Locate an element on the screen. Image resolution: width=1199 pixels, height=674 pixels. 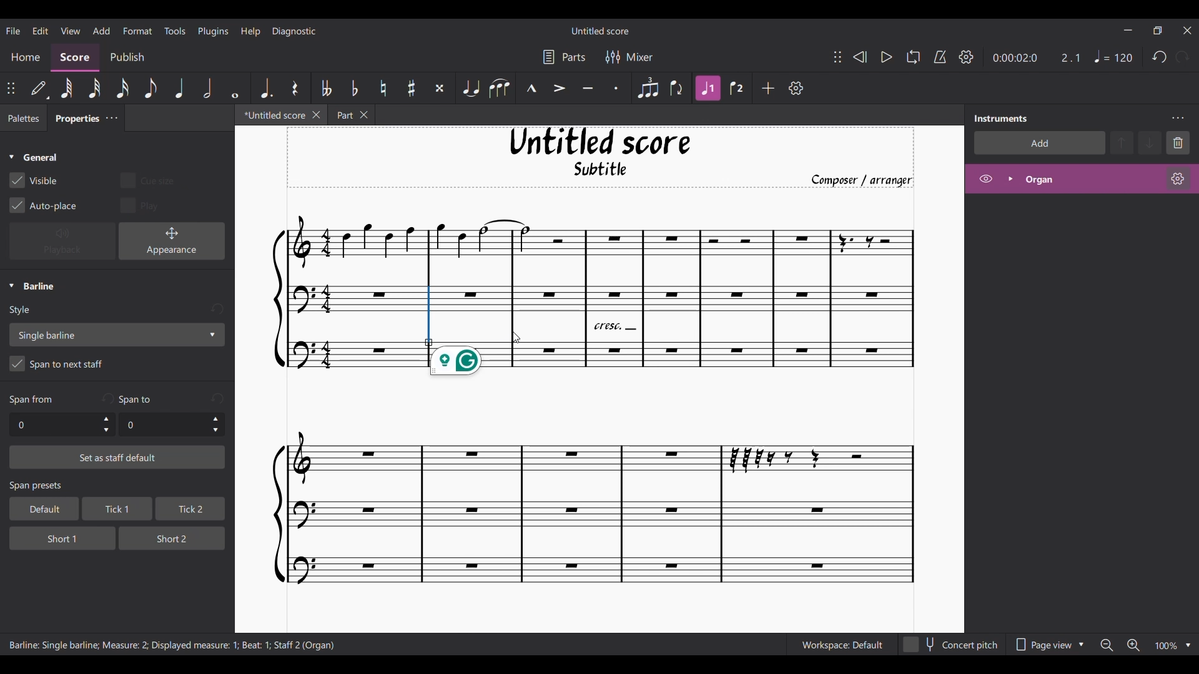
Current score is located at coordinates (586, 486).